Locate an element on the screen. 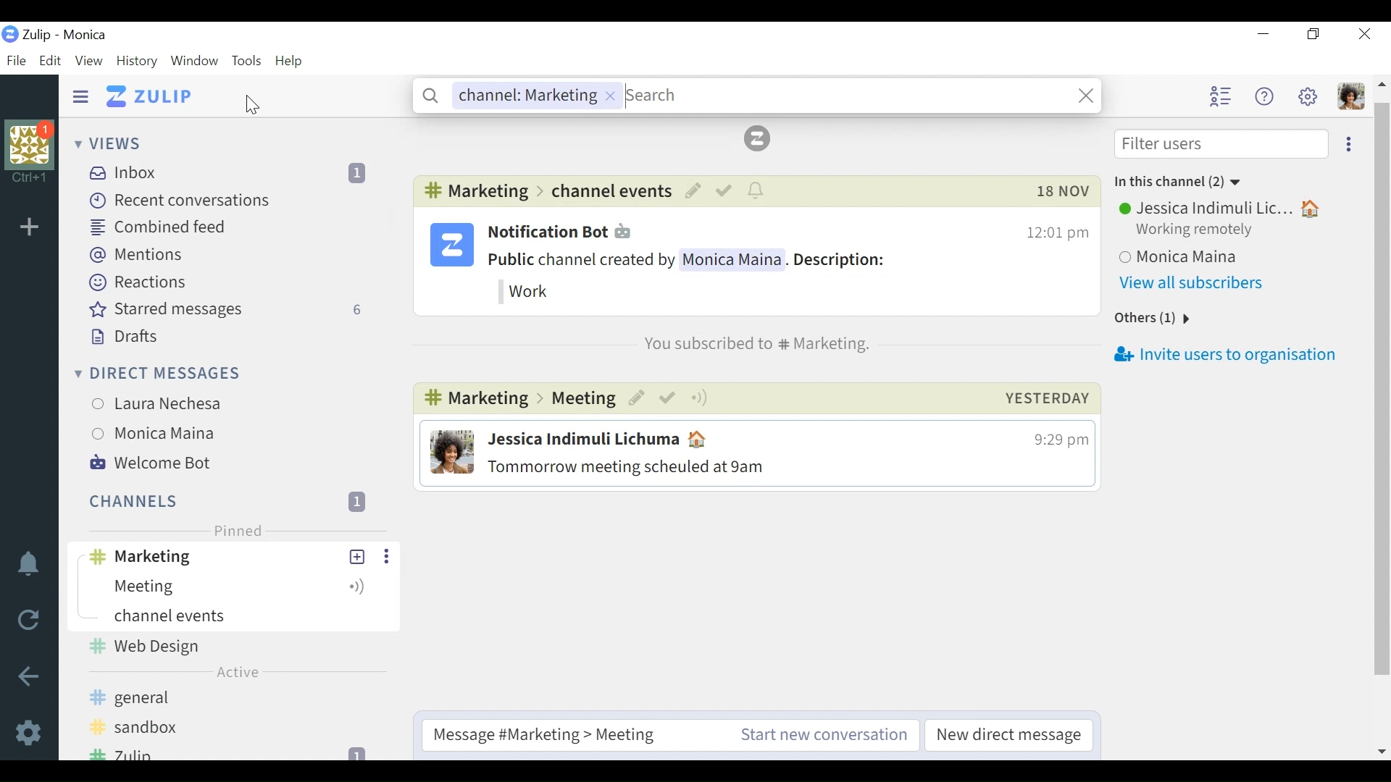 The image size is (1391, 782). Edit is located at coordinates (695, 192).